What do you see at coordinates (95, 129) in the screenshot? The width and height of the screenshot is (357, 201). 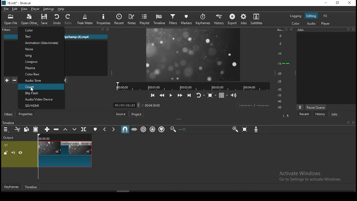 I see `create/edit marker` at bounding box center [95, 129].